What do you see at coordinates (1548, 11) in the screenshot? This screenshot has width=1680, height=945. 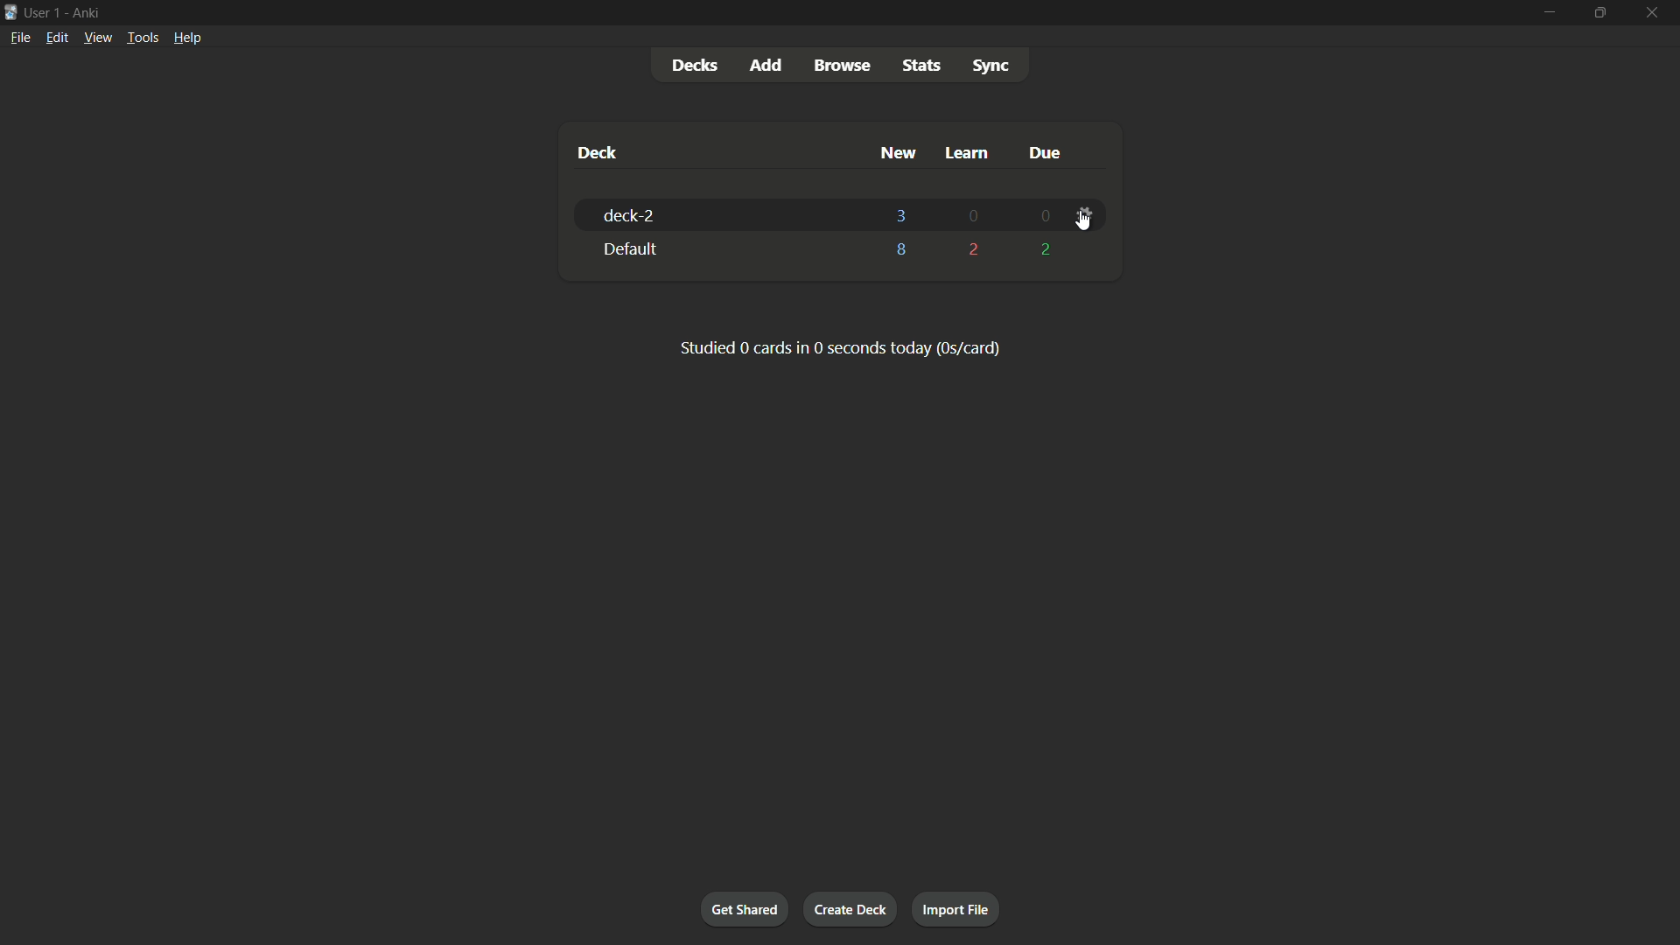 I see `minimize` at bounding box center [1548, 11].